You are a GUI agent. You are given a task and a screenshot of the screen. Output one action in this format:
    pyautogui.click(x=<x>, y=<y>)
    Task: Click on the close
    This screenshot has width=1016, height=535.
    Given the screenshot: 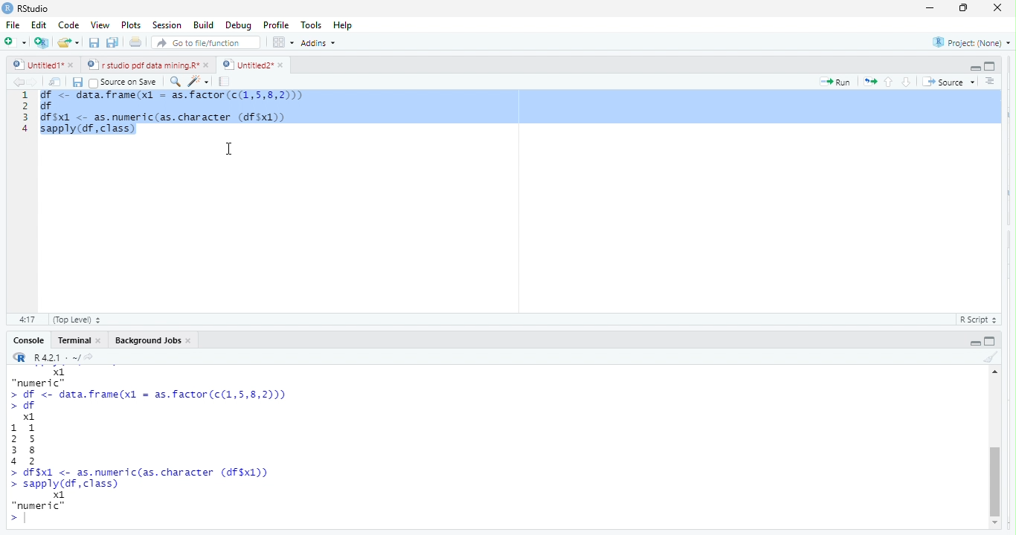 What is the action you would take?
    pyautogui.click(x=100, y=342)
    